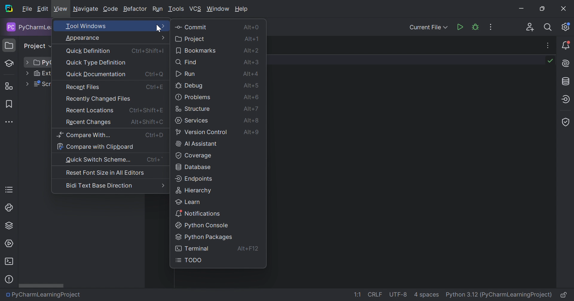 Image resolution: width=574 pixels, height=301 pixels. I want to click on Help, so click(9, 279).